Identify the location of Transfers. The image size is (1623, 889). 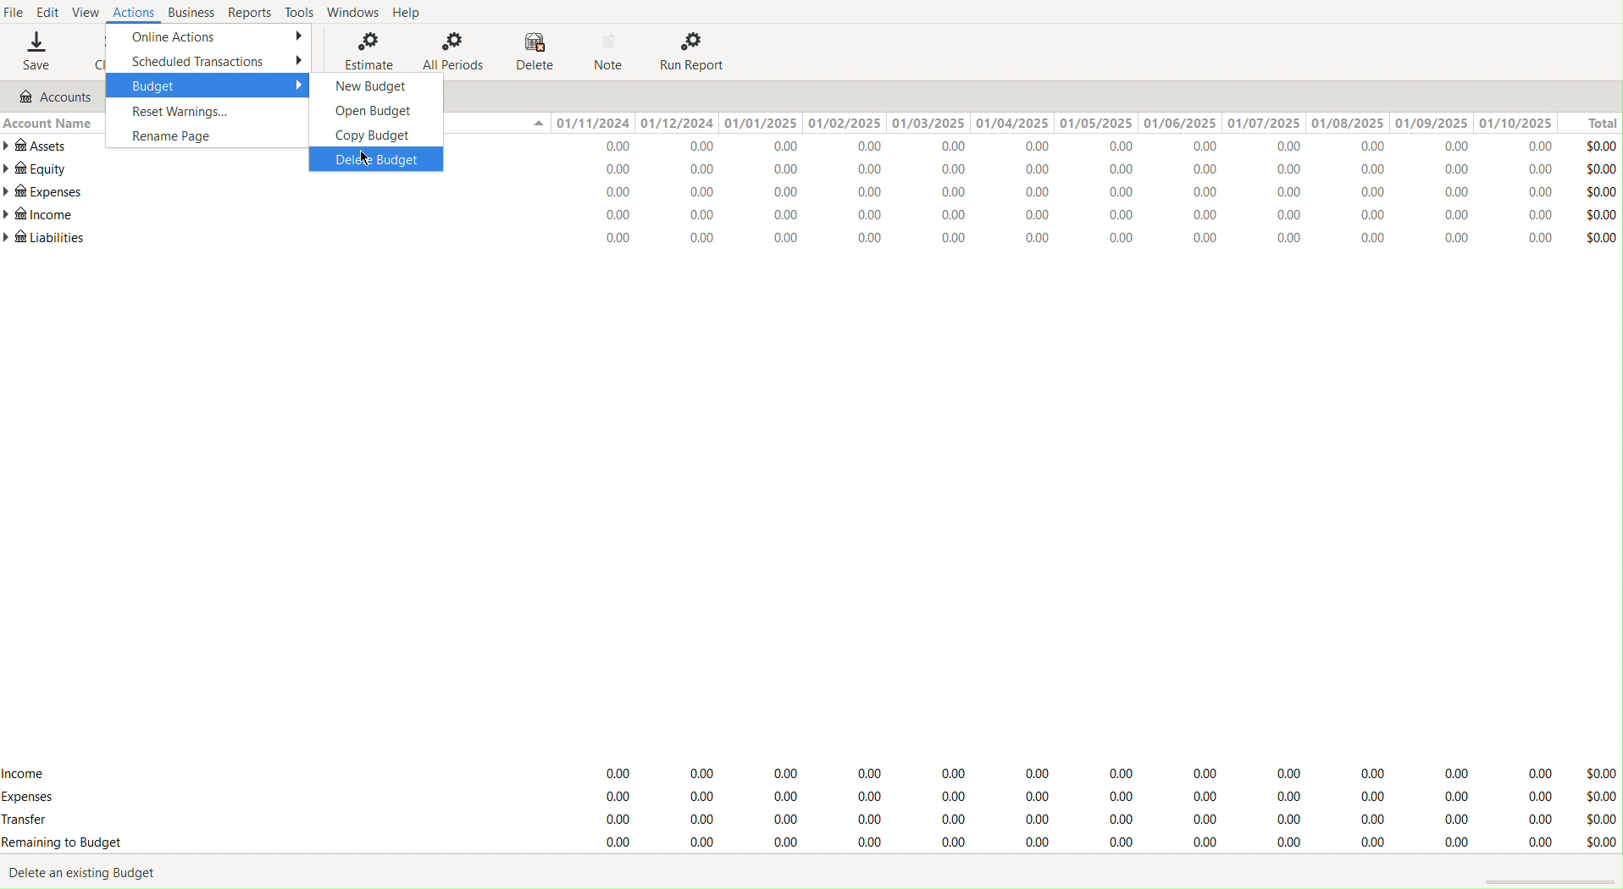
(1080, 817).